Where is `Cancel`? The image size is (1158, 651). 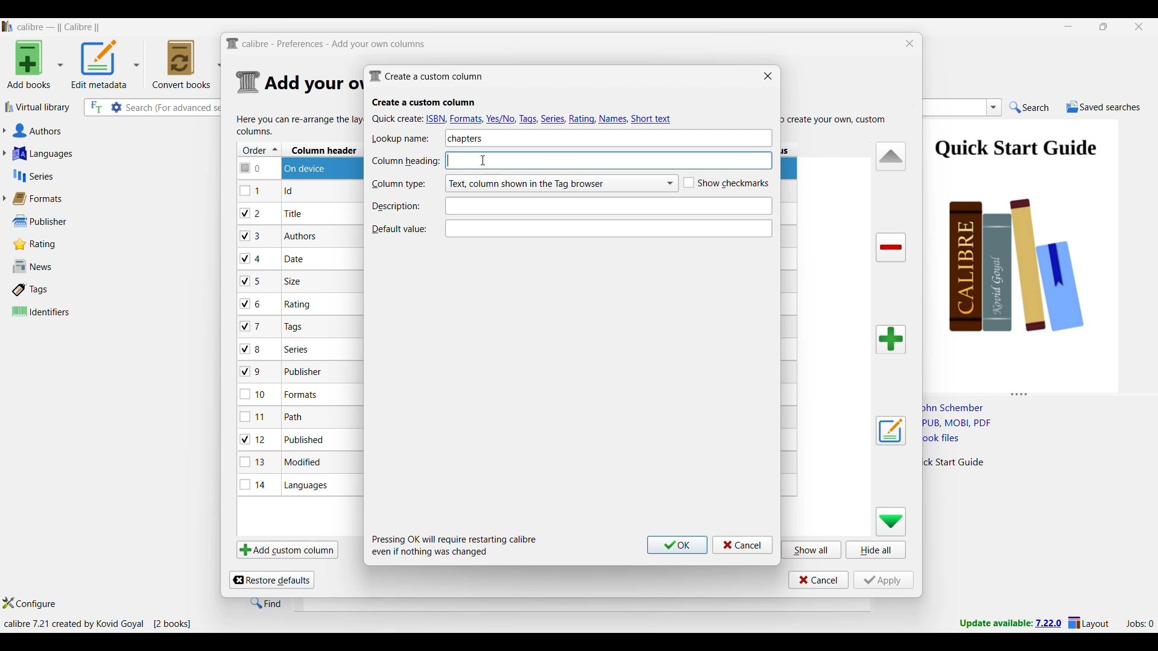 Cancel is located at coordinates (818, 580).